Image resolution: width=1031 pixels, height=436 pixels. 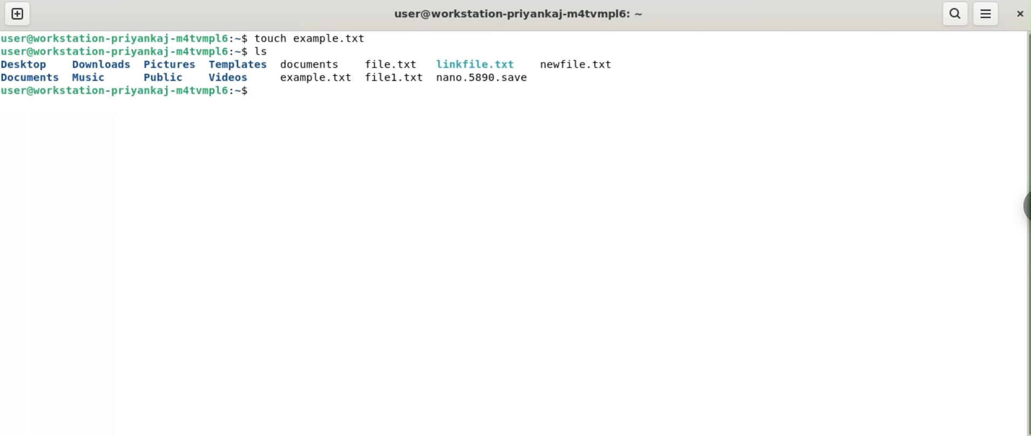 What do you see at coordinates (955, 14) in the screenshot?
I see `search` at bounding box center [955, 14].